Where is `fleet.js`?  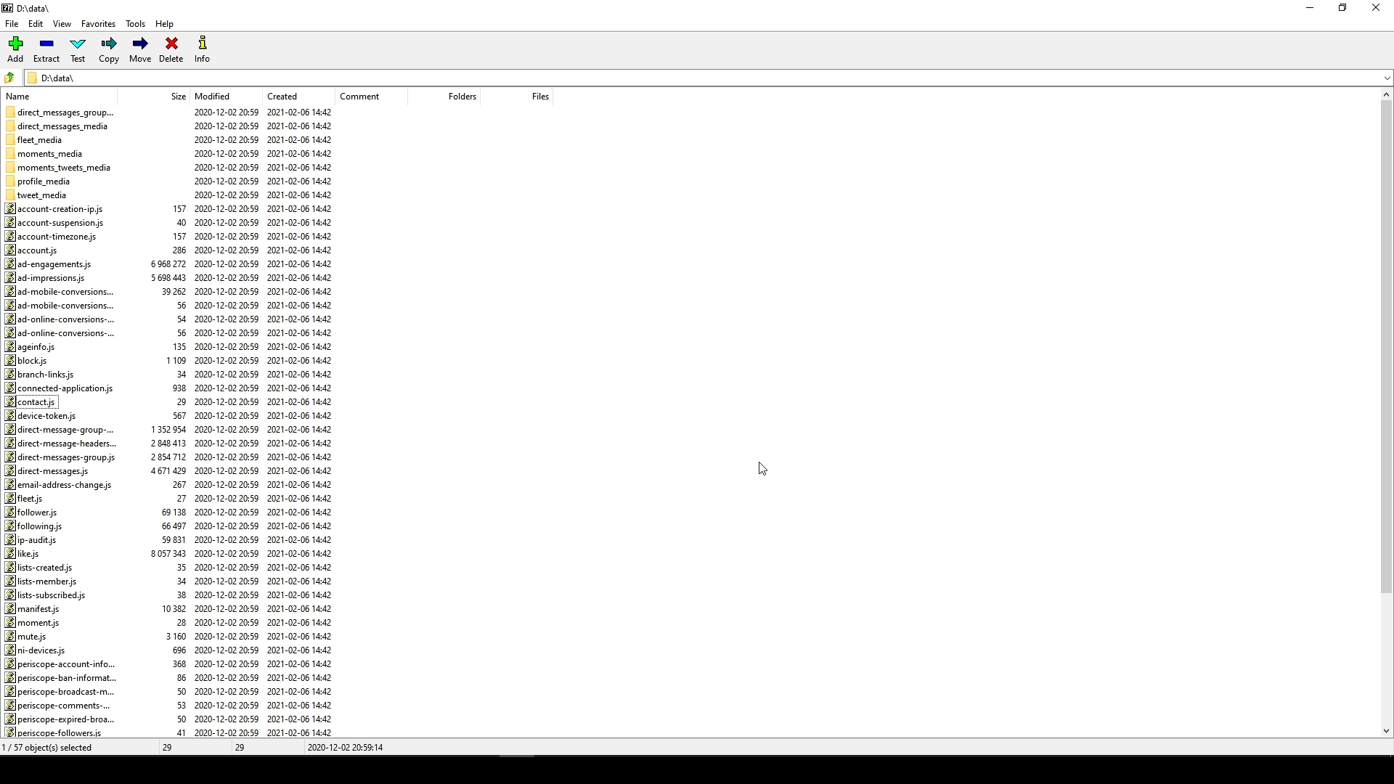
fleet.js is located at coordinates (27, 498).